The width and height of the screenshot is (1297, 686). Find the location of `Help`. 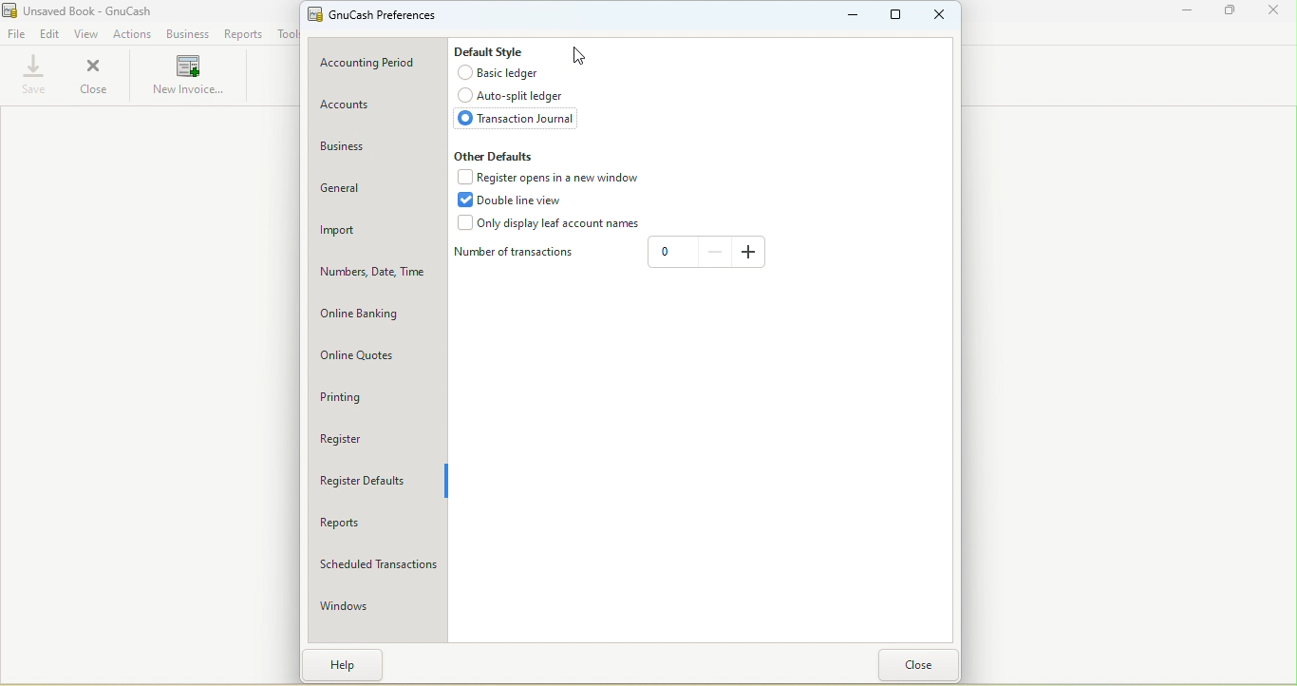

Help is located at coordinates (344, 666).